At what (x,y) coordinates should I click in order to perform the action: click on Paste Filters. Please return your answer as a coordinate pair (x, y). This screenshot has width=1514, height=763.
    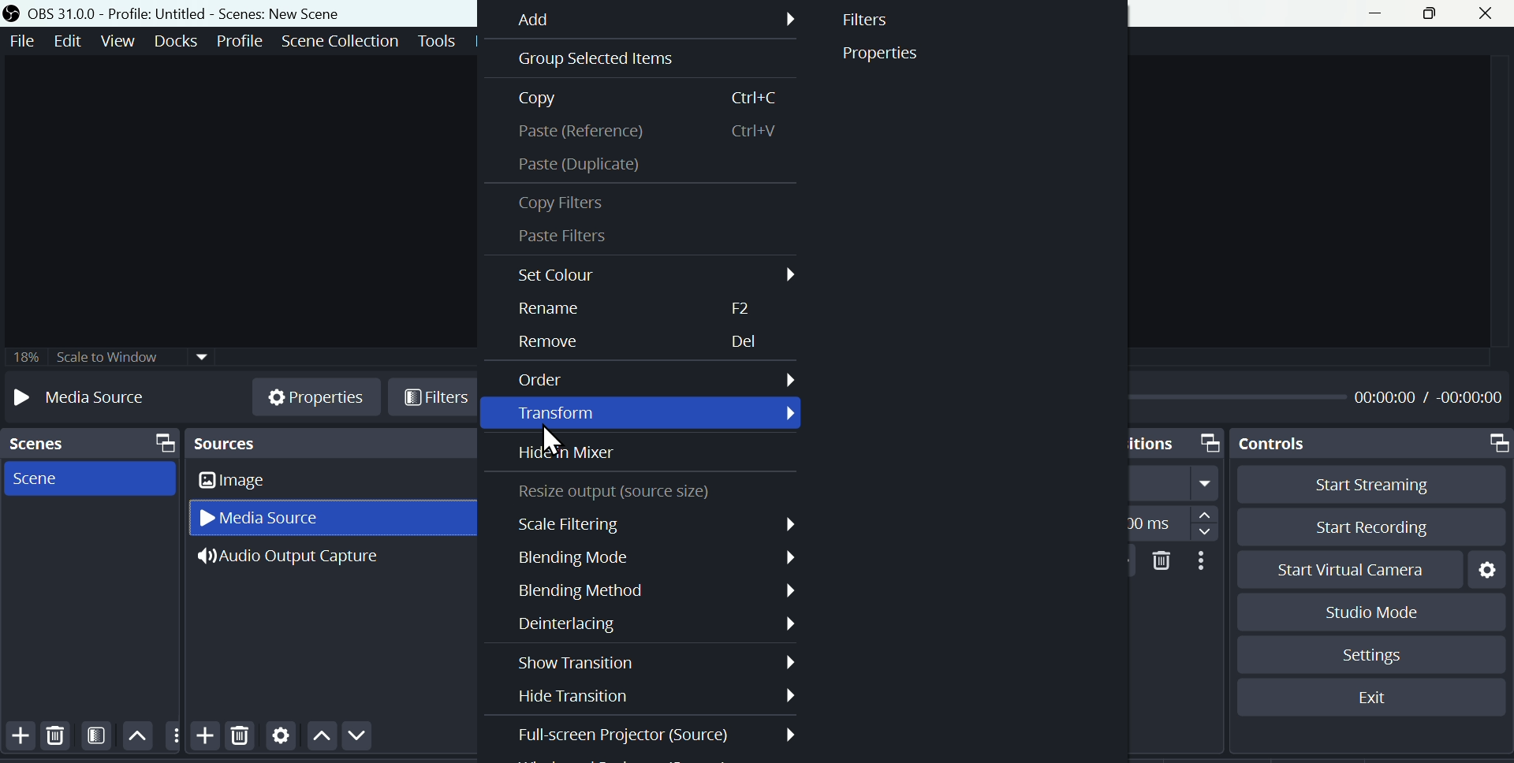
    Looking at the image, I should click on (575, 236).